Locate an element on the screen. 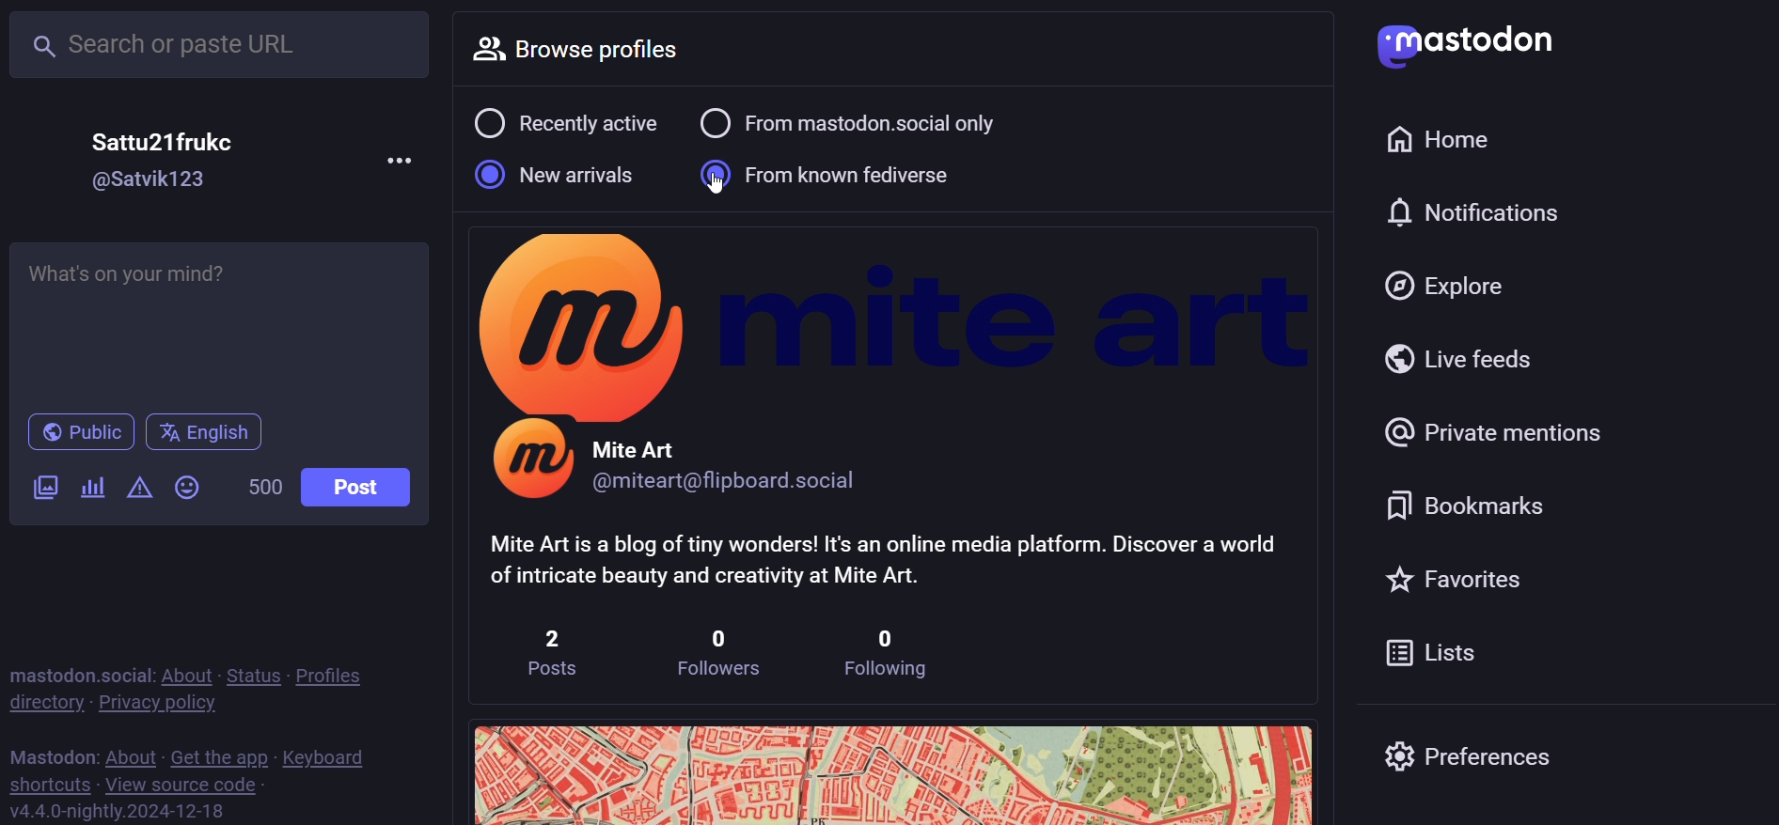 This screenshot has height=825, width=1779. selected from known fediverse is located at coordinates (837, 171).